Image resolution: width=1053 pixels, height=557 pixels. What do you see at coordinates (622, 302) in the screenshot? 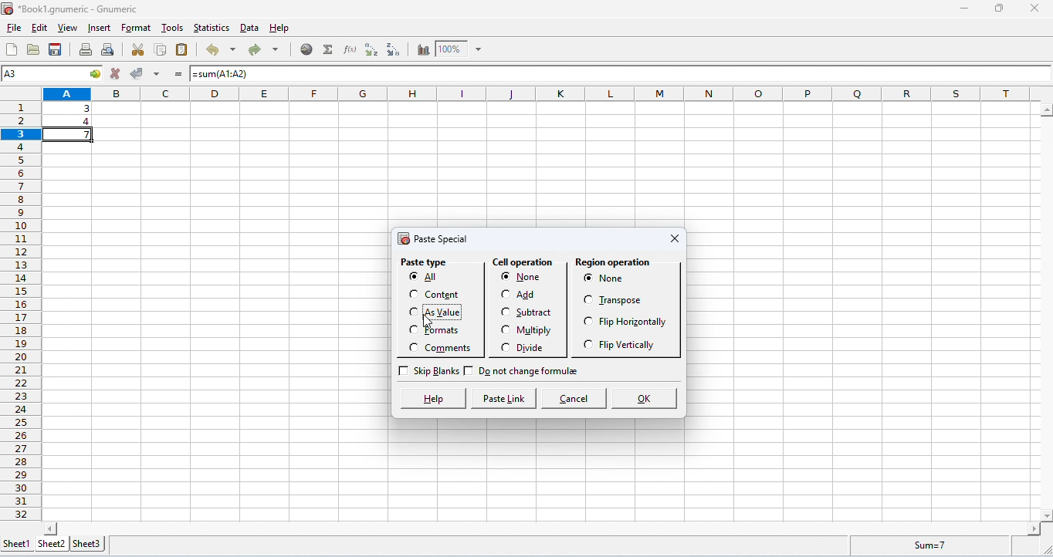
I see `transpose` at bounding box center [622, 302].